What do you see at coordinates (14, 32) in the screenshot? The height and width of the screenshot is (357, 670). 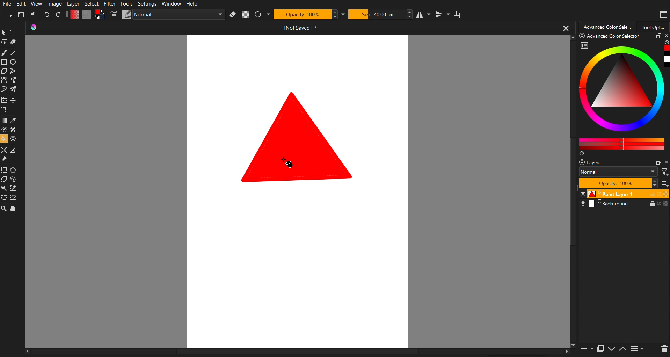 I see `Text` at bounding box center [14, 32].